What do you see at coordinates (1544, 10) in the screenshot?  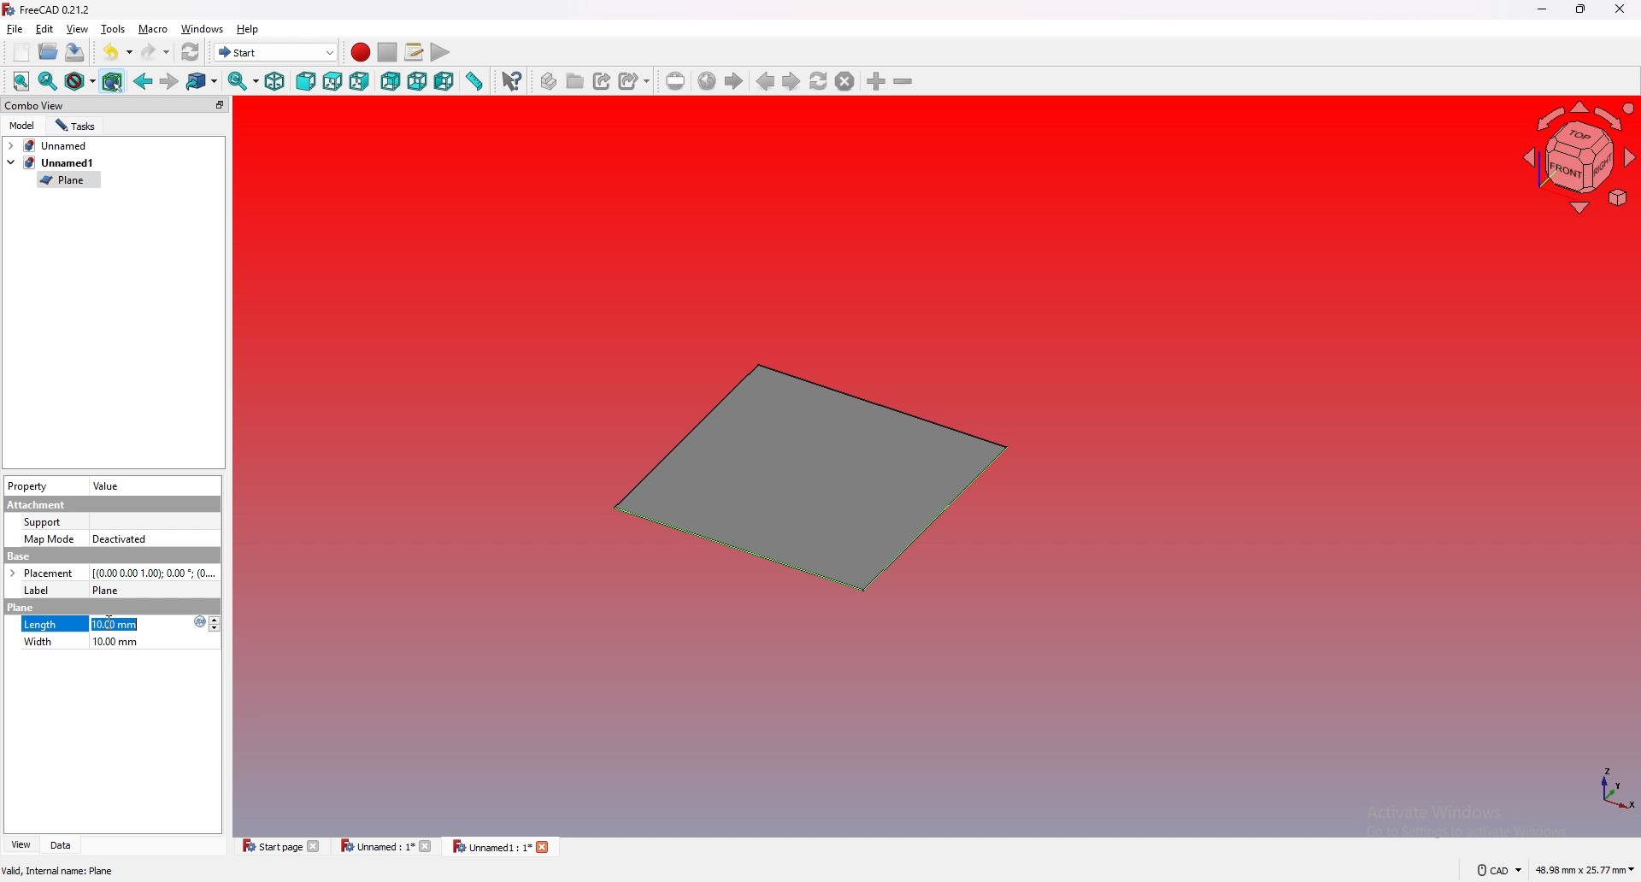 I see `minimize` at bounding box center [1544, 10].